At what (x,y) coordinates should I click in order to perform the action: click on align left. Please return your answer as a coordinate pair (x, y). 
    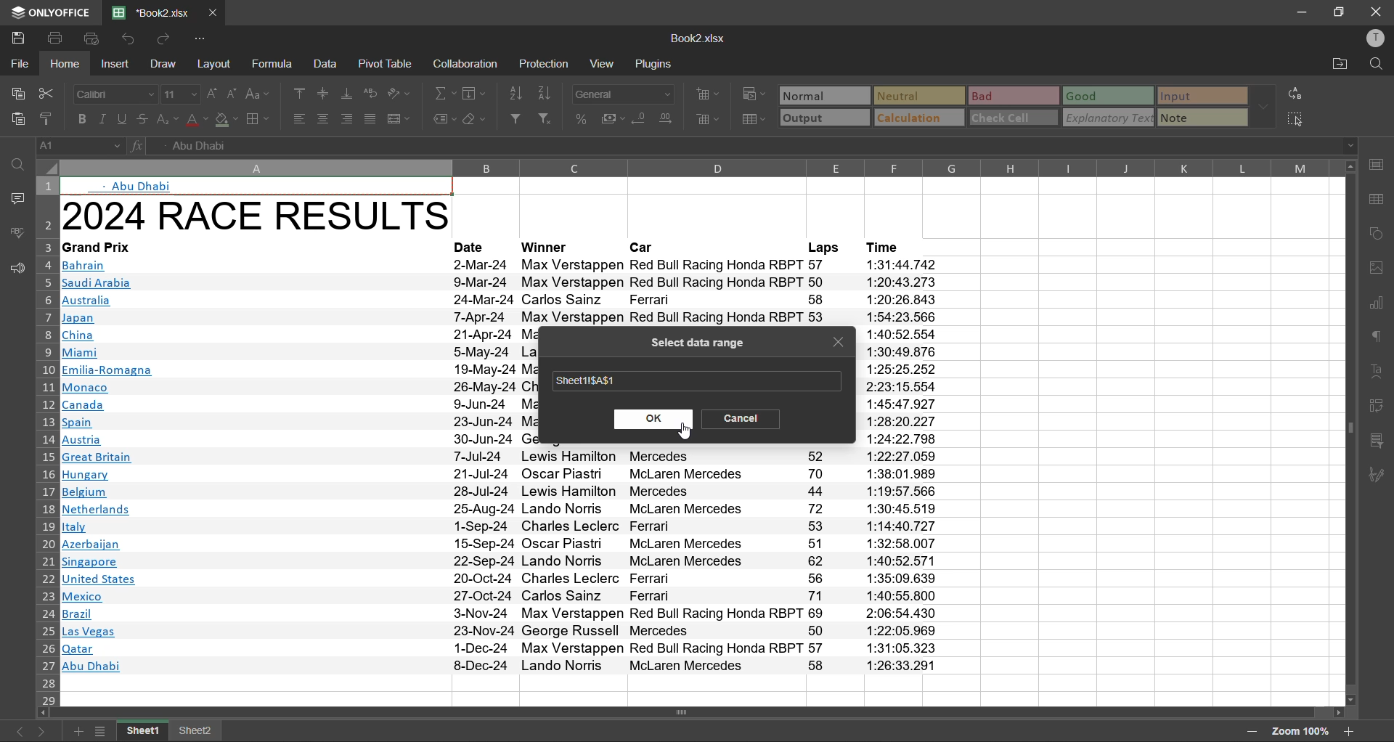
    Looking at the image, I should click on (298, 117).